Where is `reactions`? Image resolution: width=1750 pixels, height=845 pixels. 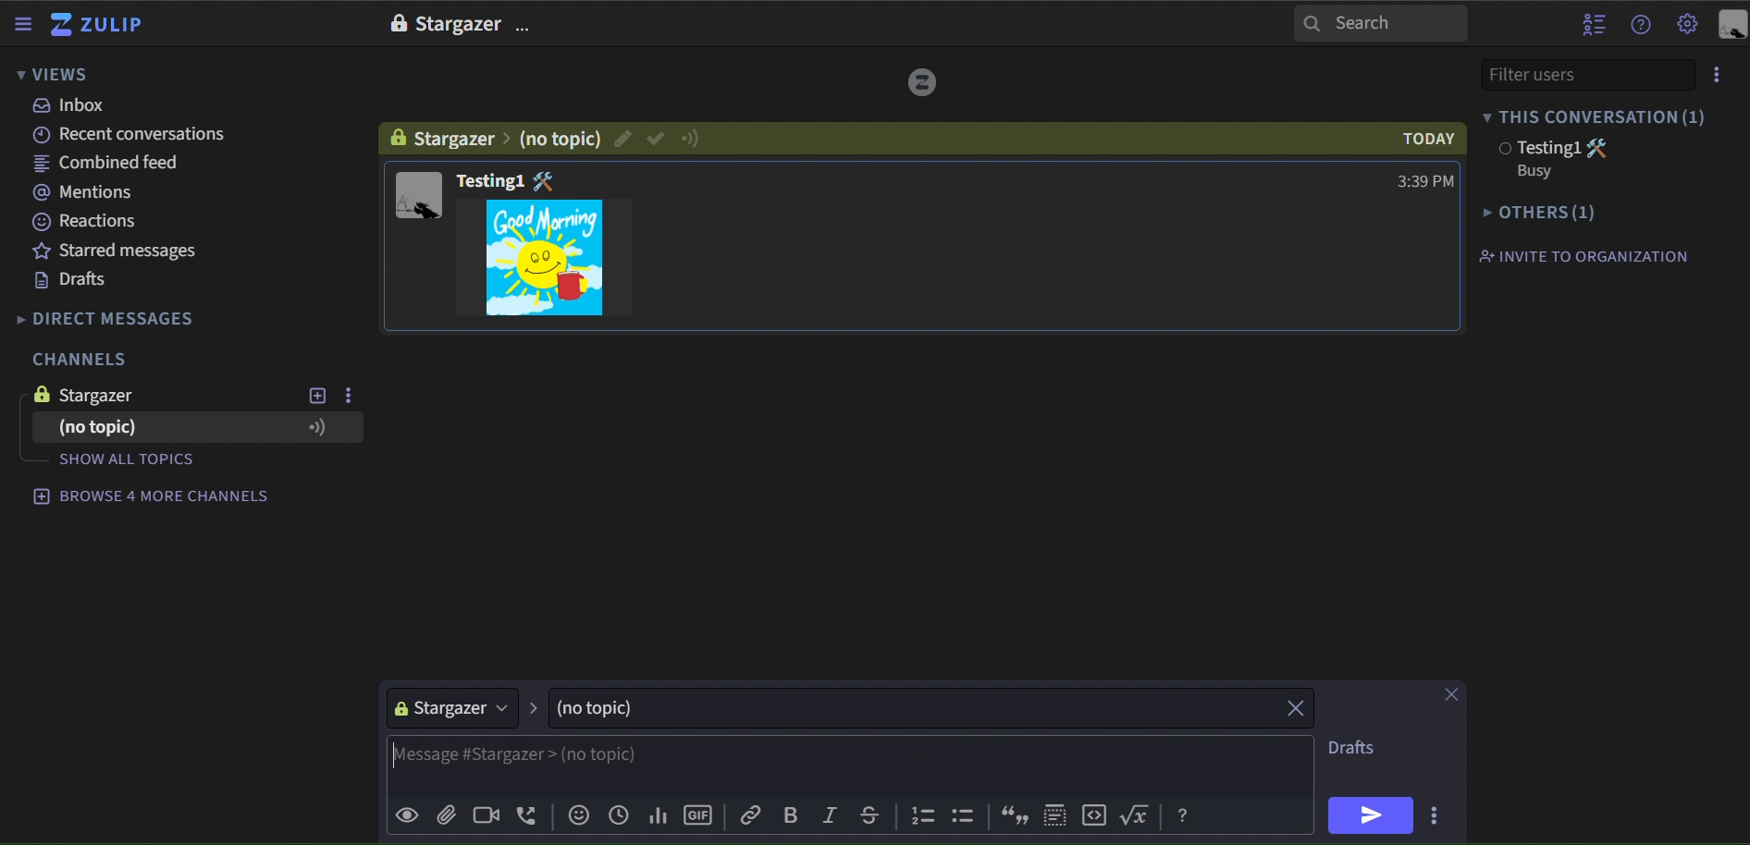
reactions is located at coordinates (98, 222).